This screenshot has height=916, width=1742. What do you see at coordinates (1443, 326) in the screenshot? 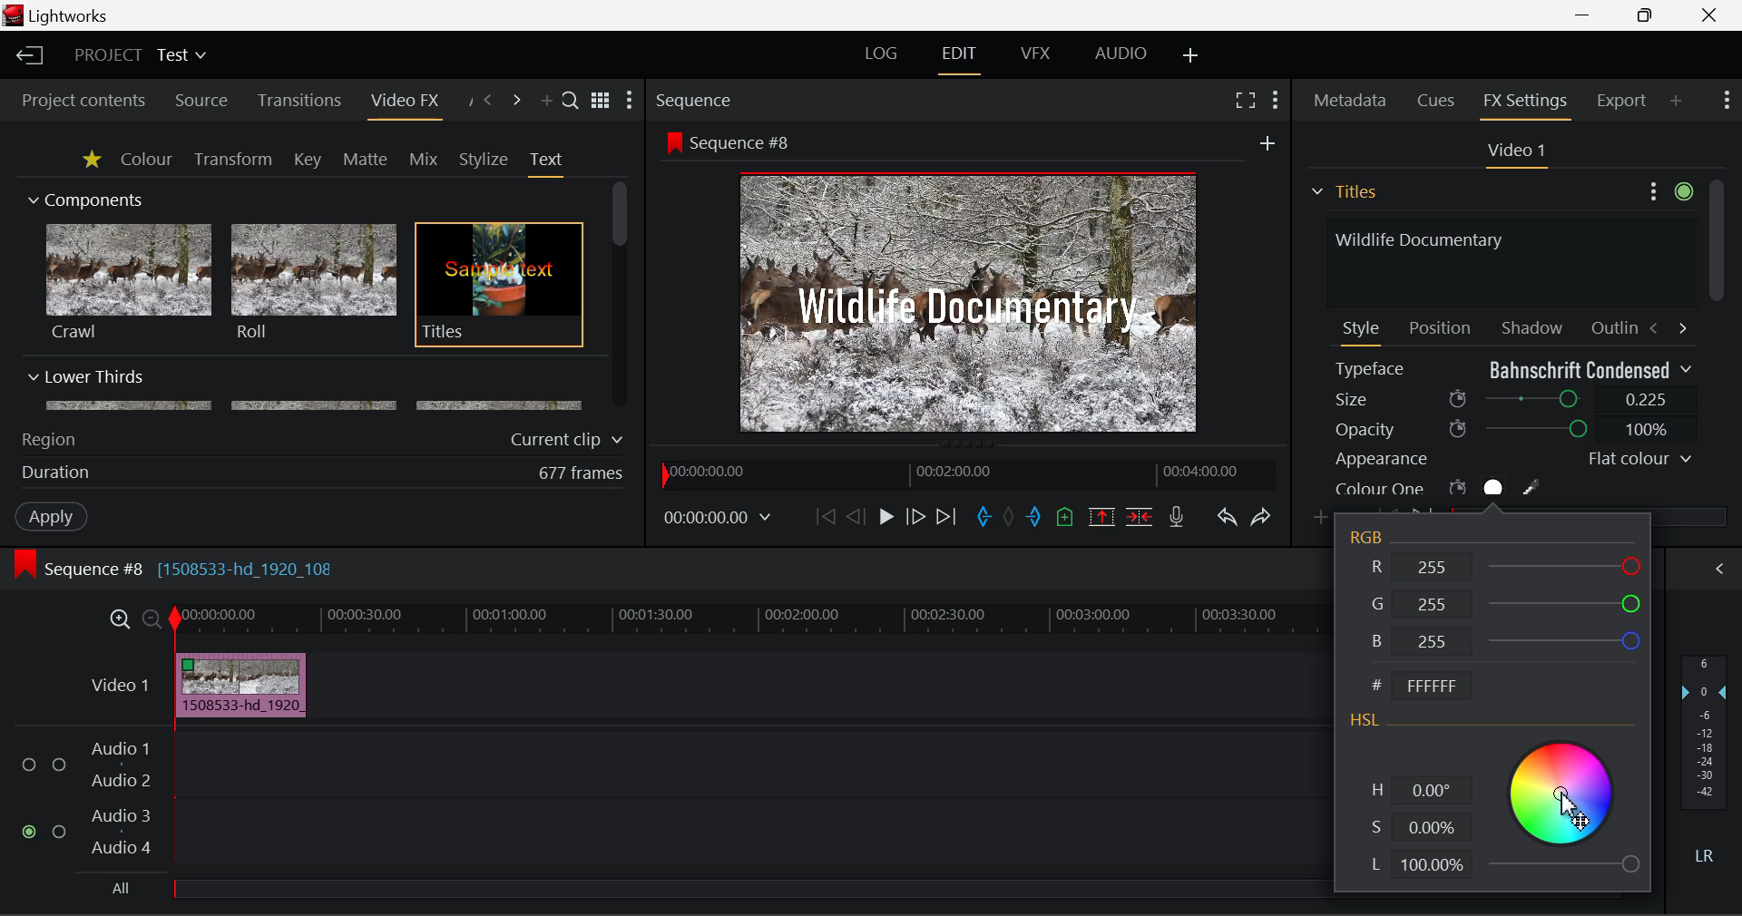
I see `Position` at bounding box center [1443, 326].